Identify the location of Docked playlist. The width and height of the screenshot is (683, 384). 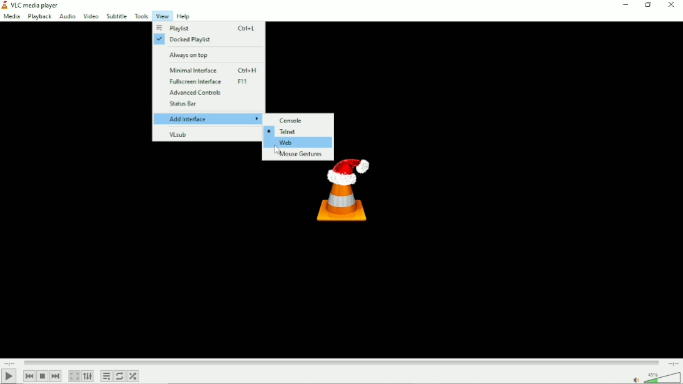
(185, 39).